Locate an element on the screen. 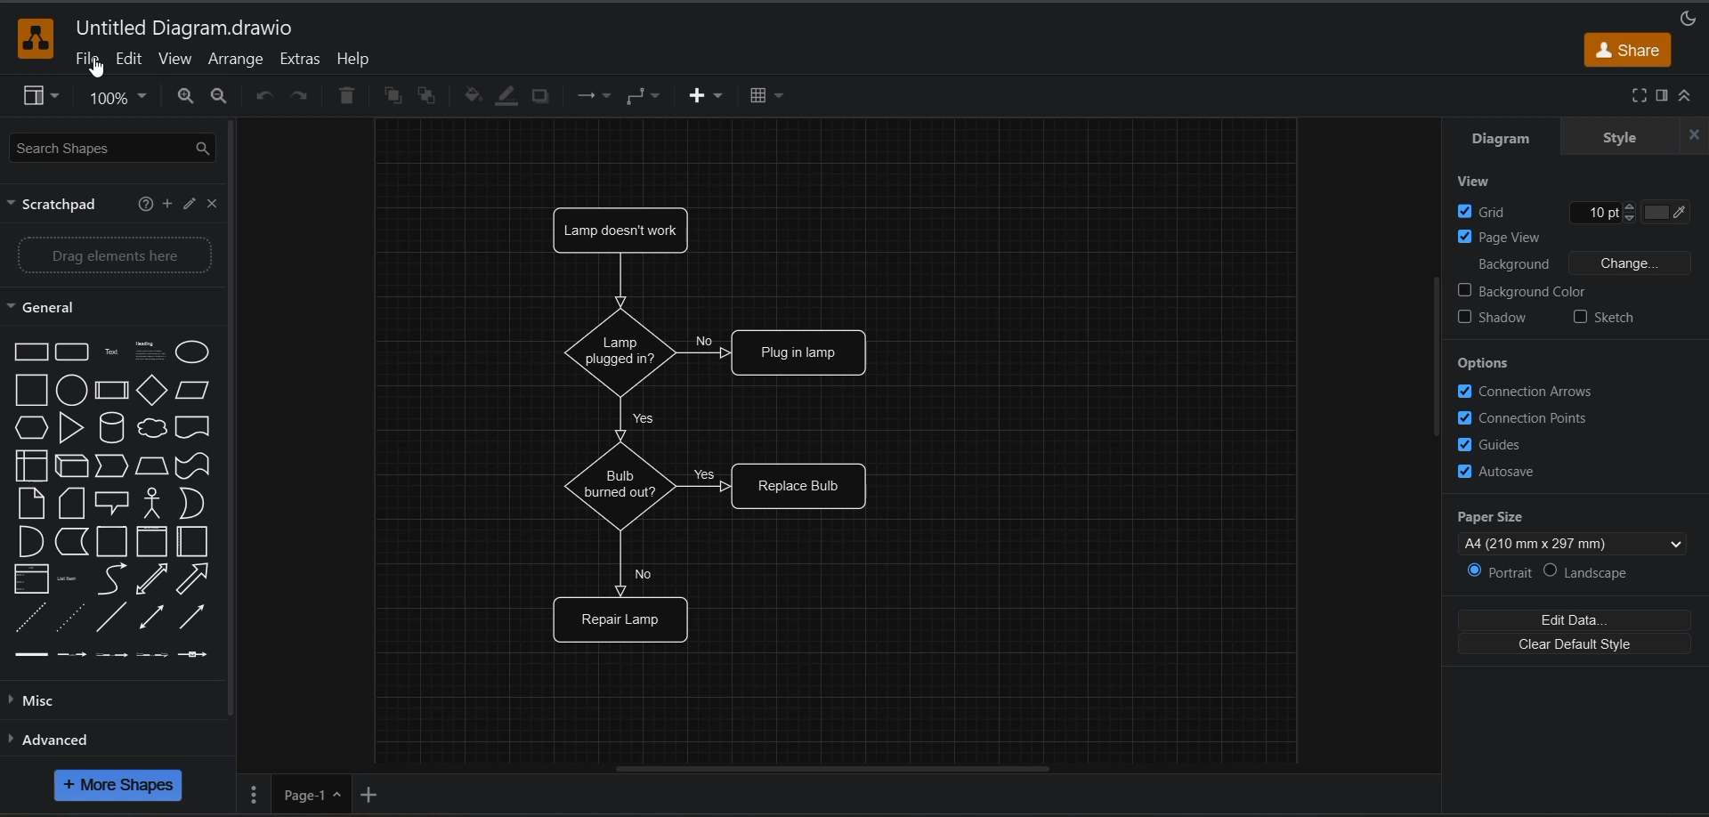  connection is located at coordinates (592, 97).